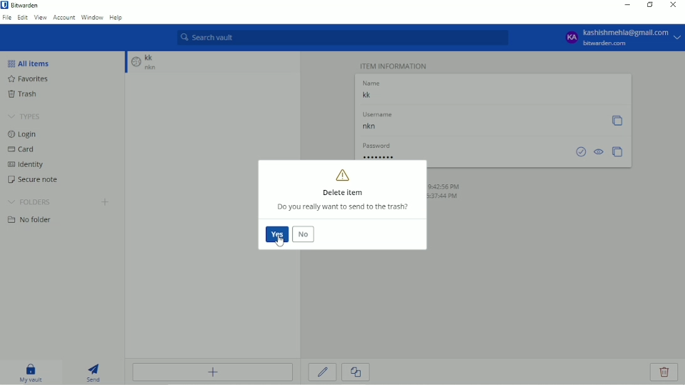 The image size is (685, 385). I want to click on Card, so click(22, 149).